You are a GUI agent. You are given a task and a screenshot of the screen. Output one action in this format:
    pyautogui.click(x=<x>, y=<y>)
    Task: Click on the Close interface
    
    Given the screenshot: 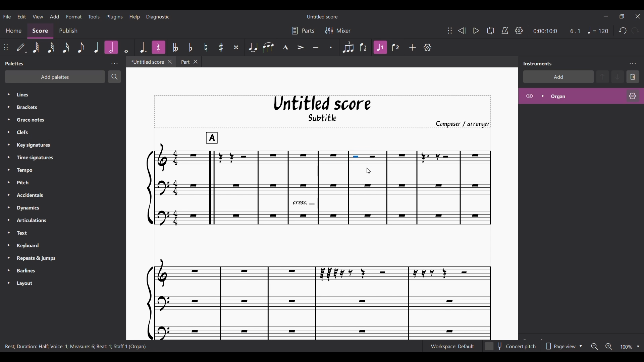 What is the action you would take?
    pyautogui.click(x=638, y=16)
    